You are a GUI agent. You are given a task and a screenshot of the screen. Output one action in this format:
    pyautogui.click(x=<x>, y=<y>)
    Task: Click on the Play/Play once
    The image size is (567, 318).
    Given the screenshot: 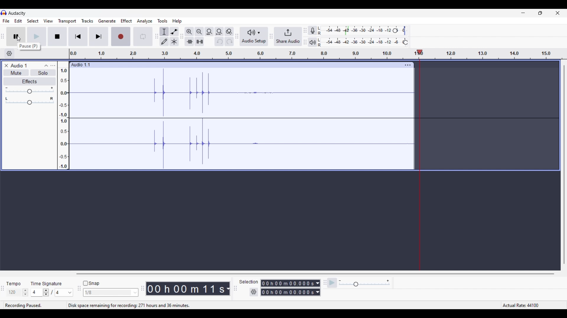 What is the action you would take?
    pyautogui.click(x=36, y=35)
    